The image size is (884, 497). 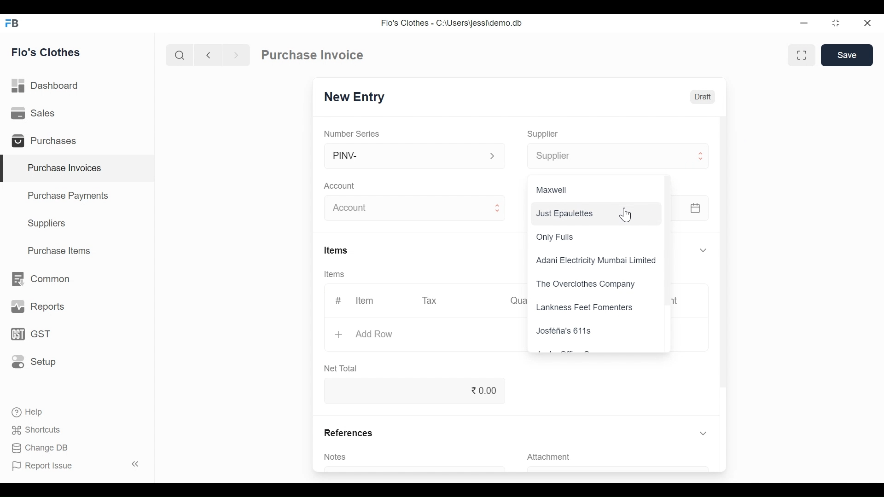 I want to click on Purchases, so click(x=47, y=141).